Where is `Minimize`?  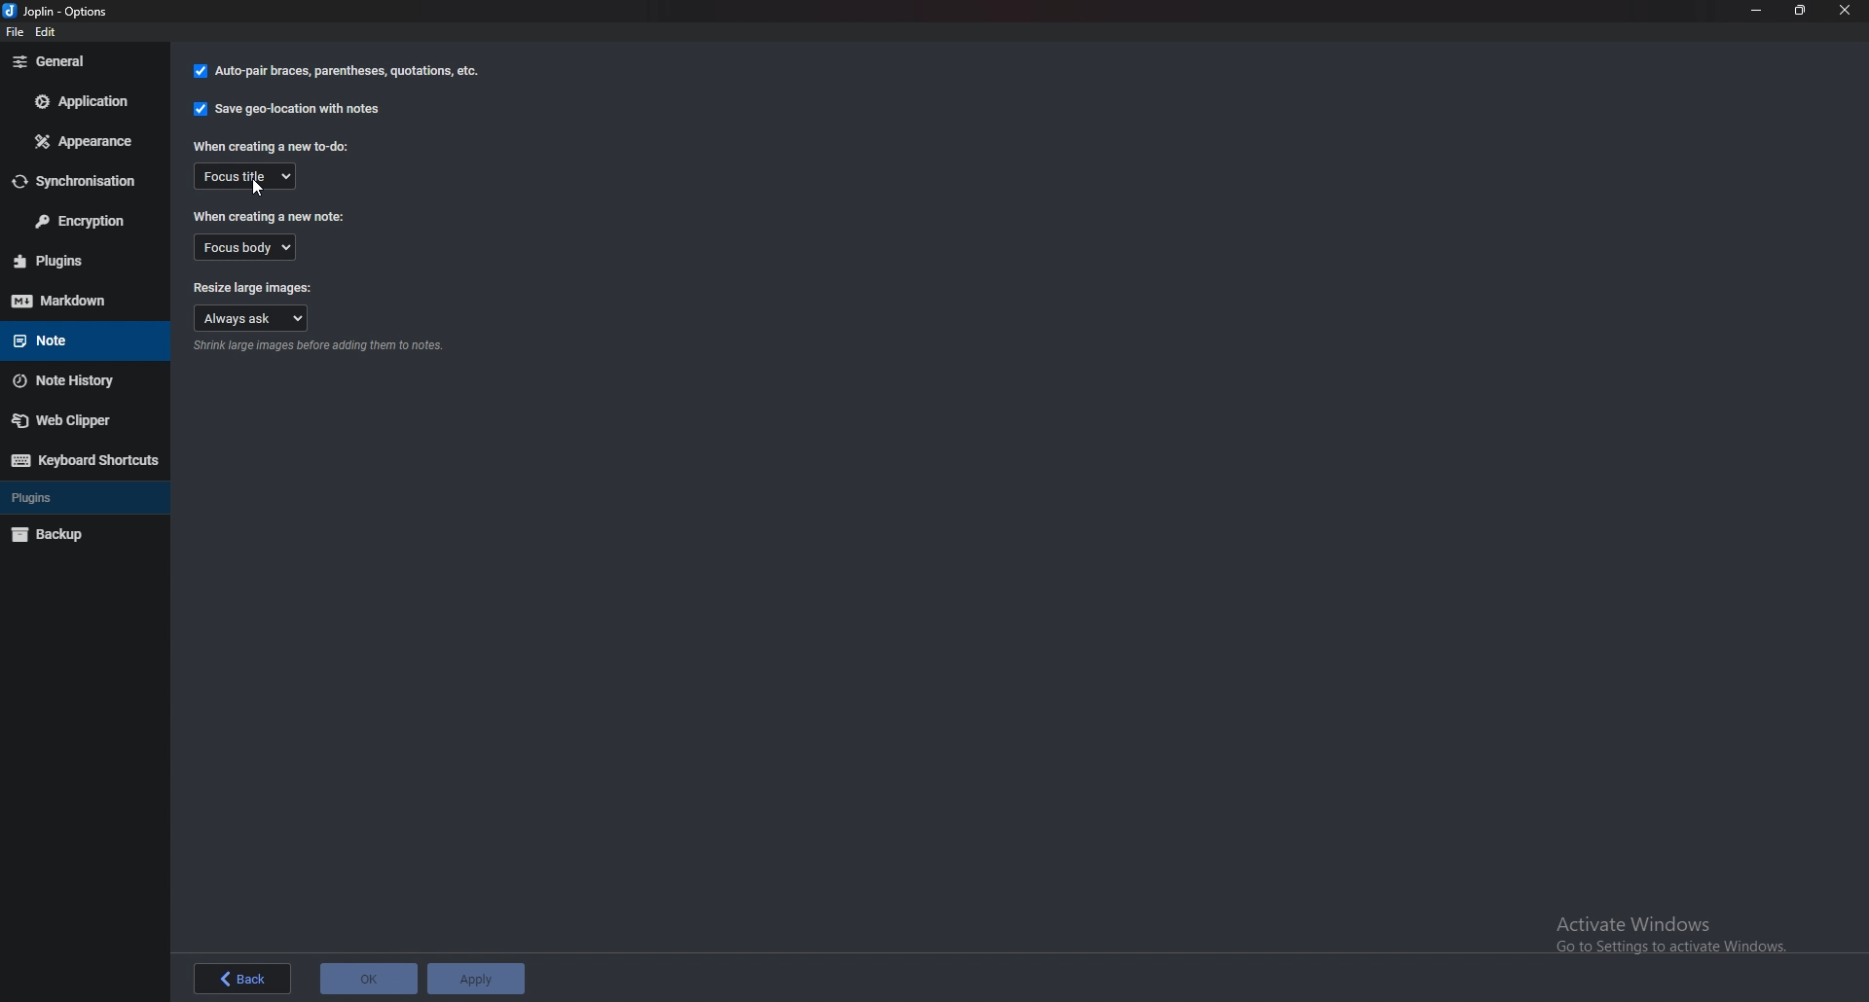 Minimize is located at coordinates (1756, 10).